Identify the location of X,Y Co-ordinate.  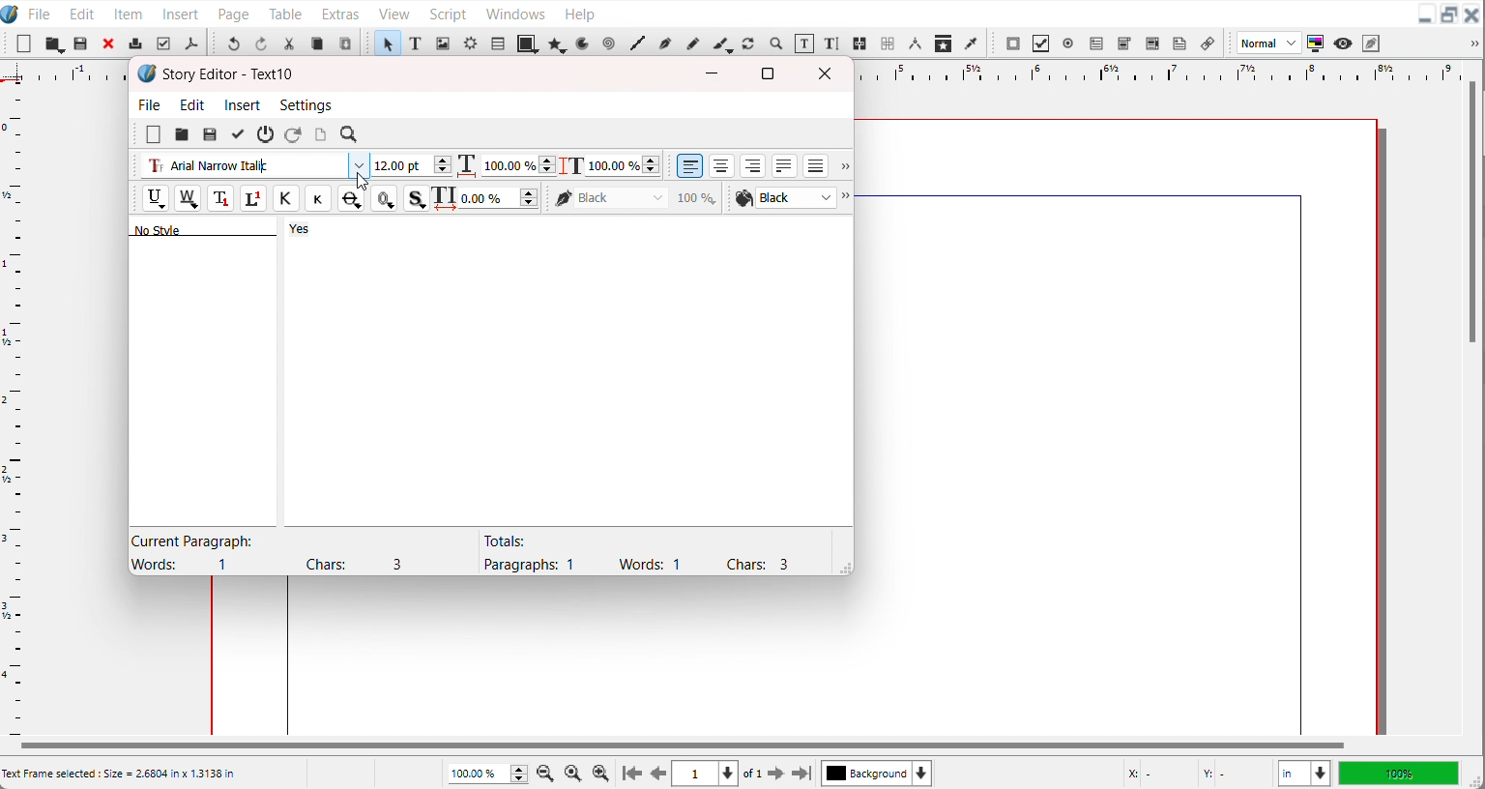
(1194, 773).